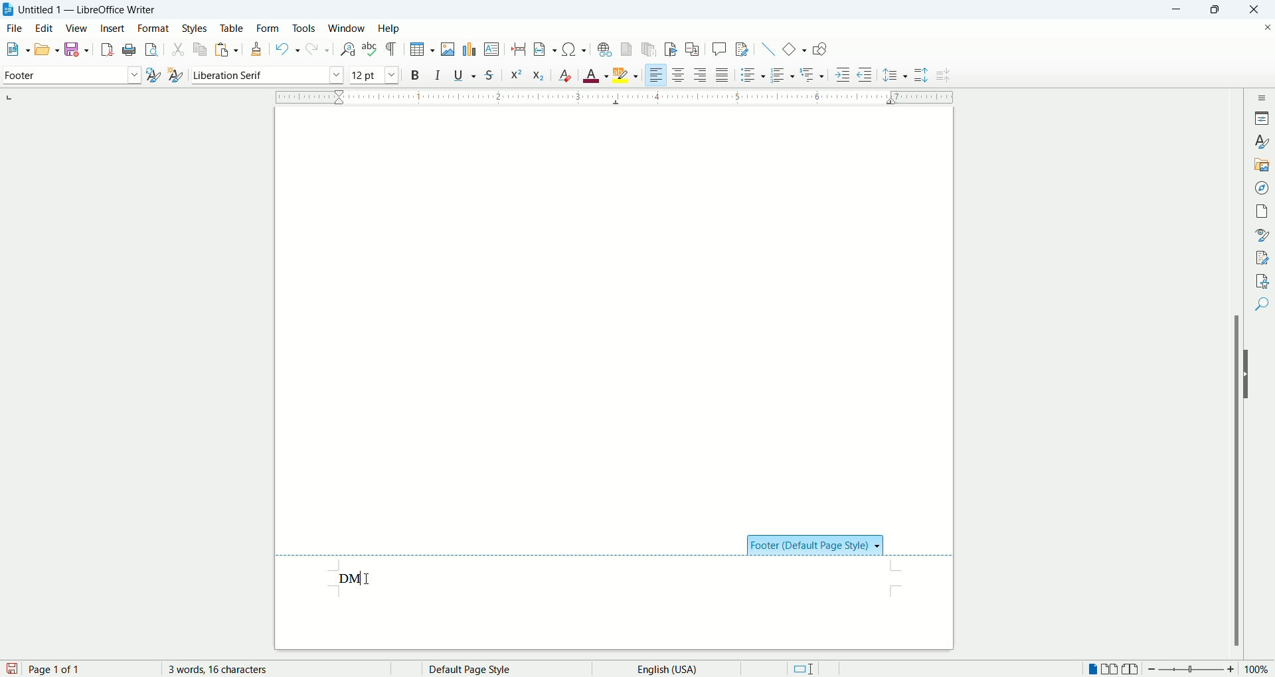 Image resolution: width=1275 pixels, height=677 pixels. What do you see at coordinates (438, 74) in the screenshot?
I see `italic` at bounding box center [438, 74].